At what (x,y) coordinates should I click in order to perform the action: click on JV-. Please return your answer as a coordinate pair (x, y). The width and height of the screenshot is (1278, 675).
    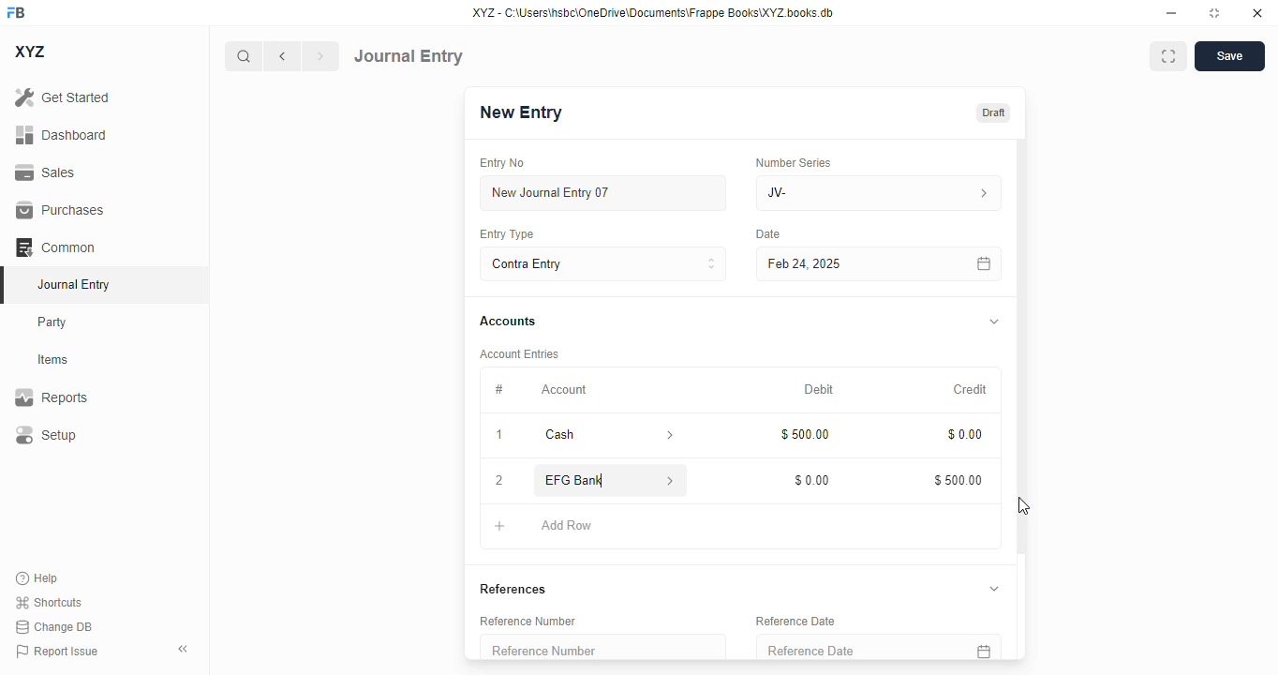
    Looking at the image, I should click on (879, 193).